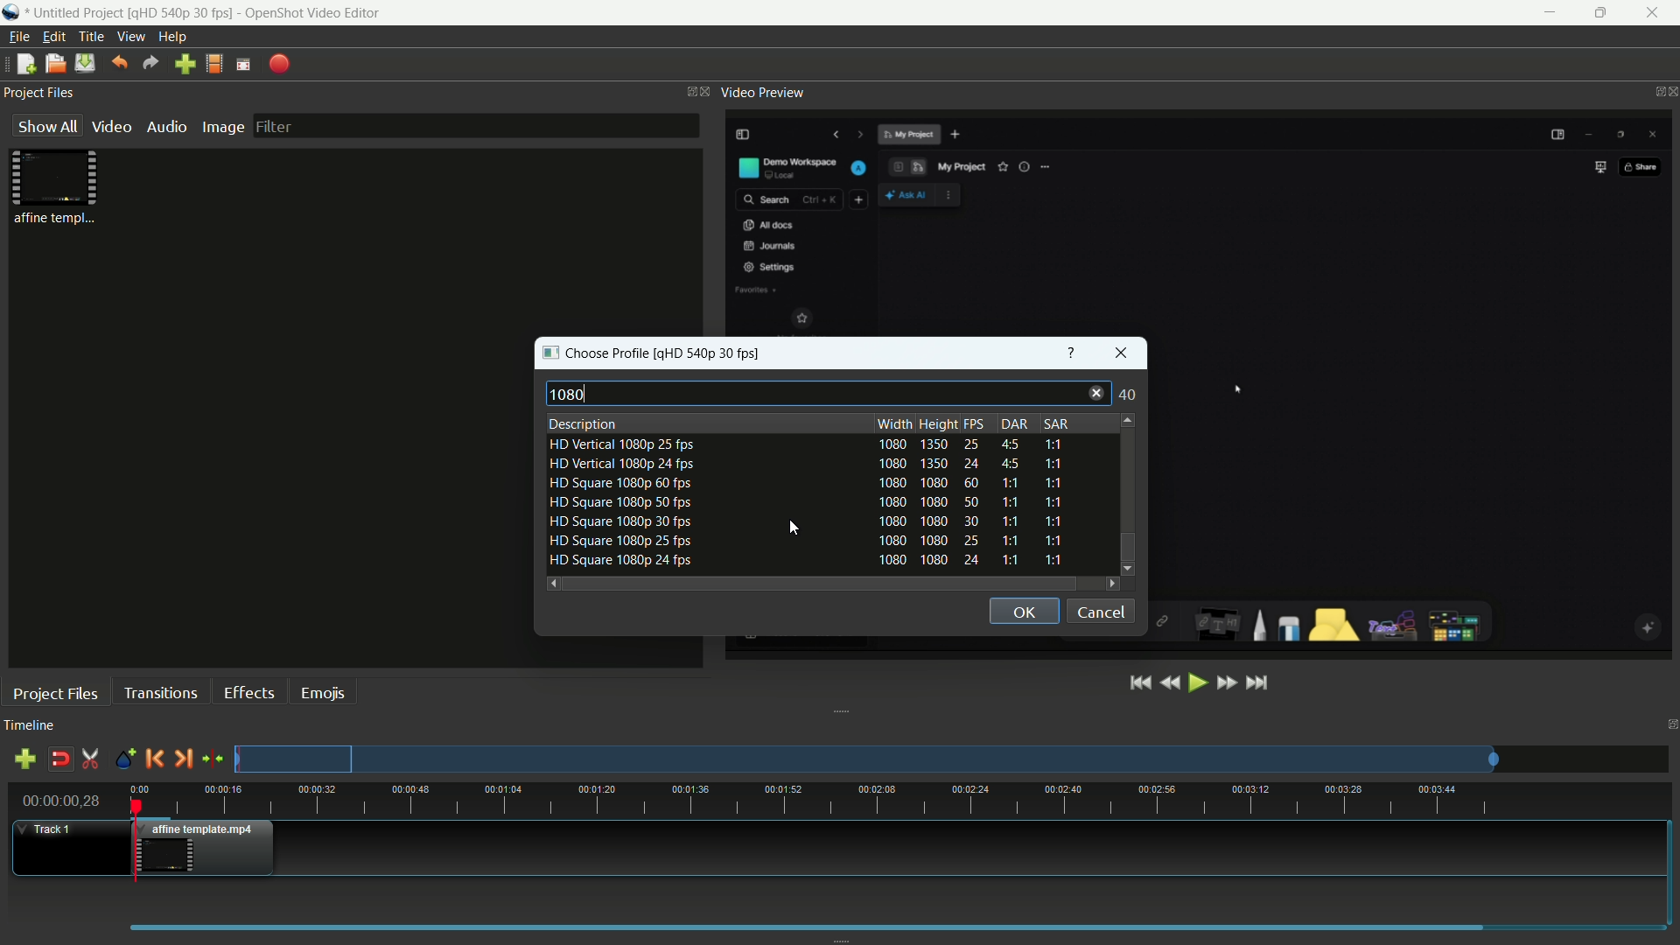 This screenshot has height=945, width=1680. What do you see at coordinates (1170, 684) in the screenshot?
I see `rewind` at bounding box center [1170, 684].